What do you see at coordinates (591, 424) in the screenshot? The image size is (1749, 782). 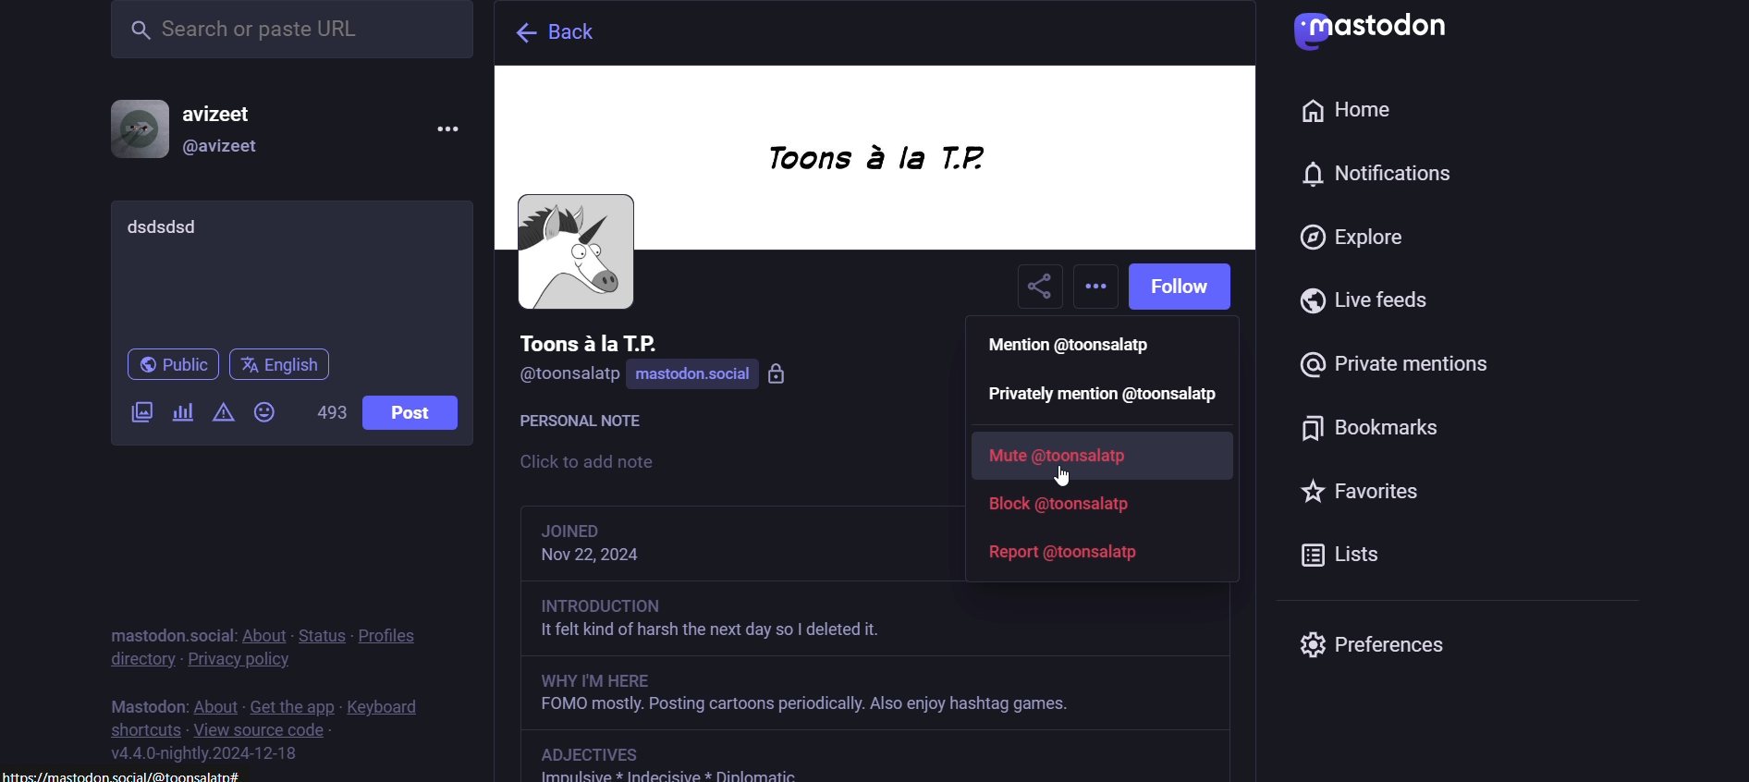 I see `text` at bounding box center [591, 424].